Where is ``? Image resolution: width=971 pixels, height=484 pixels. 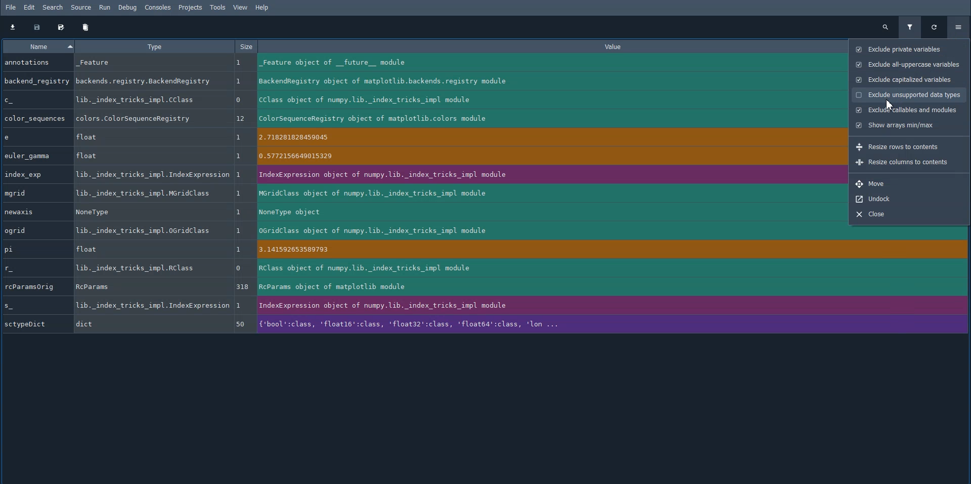
 is located at coordinates (239, 155).